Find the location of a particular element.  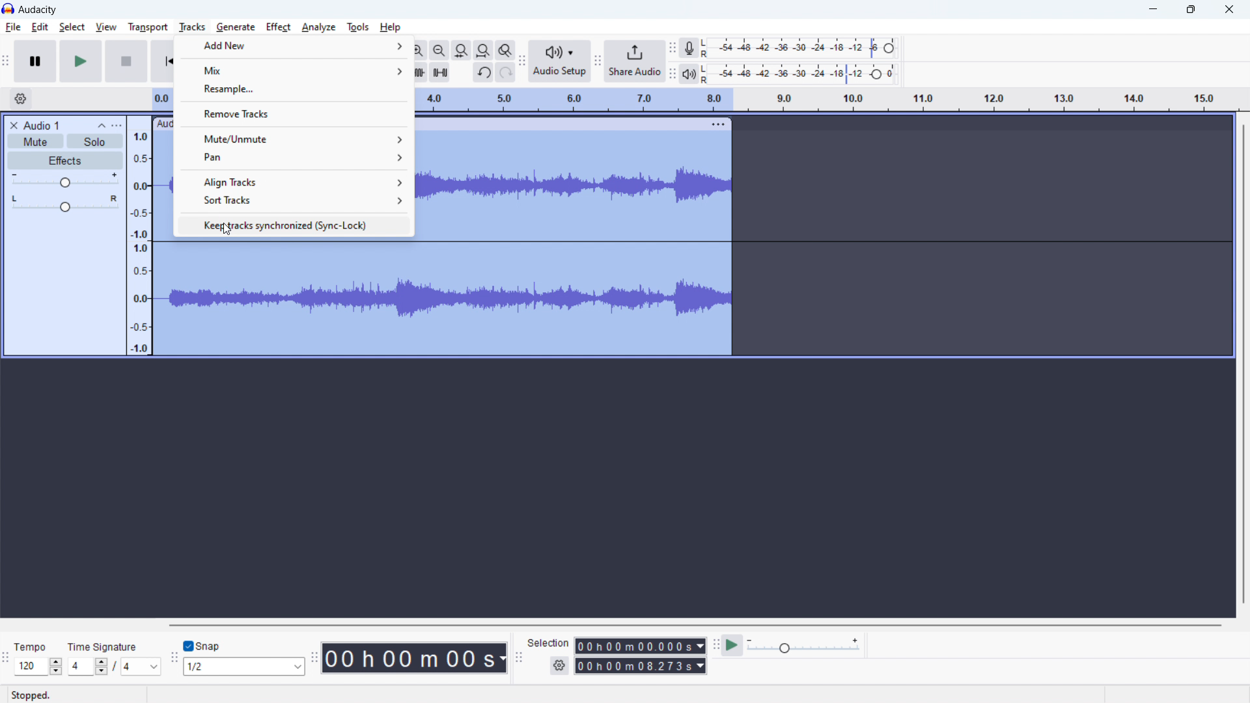

audio setup toolbar is located at coordinates (523, 61).